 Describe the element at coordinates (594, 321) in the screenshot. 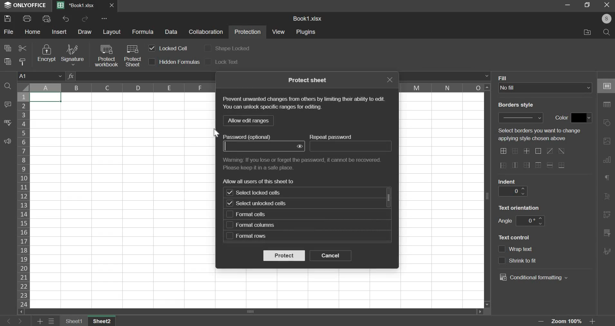

I see `zoom in` at that location.